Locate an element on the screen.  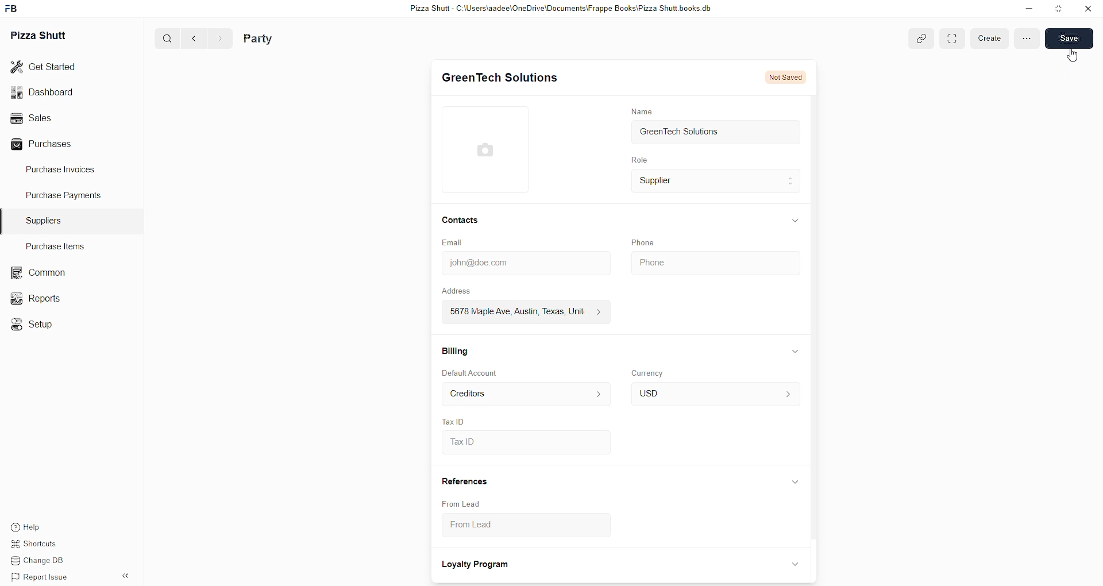
Loyalty Program is located at coordinates (477, 565).